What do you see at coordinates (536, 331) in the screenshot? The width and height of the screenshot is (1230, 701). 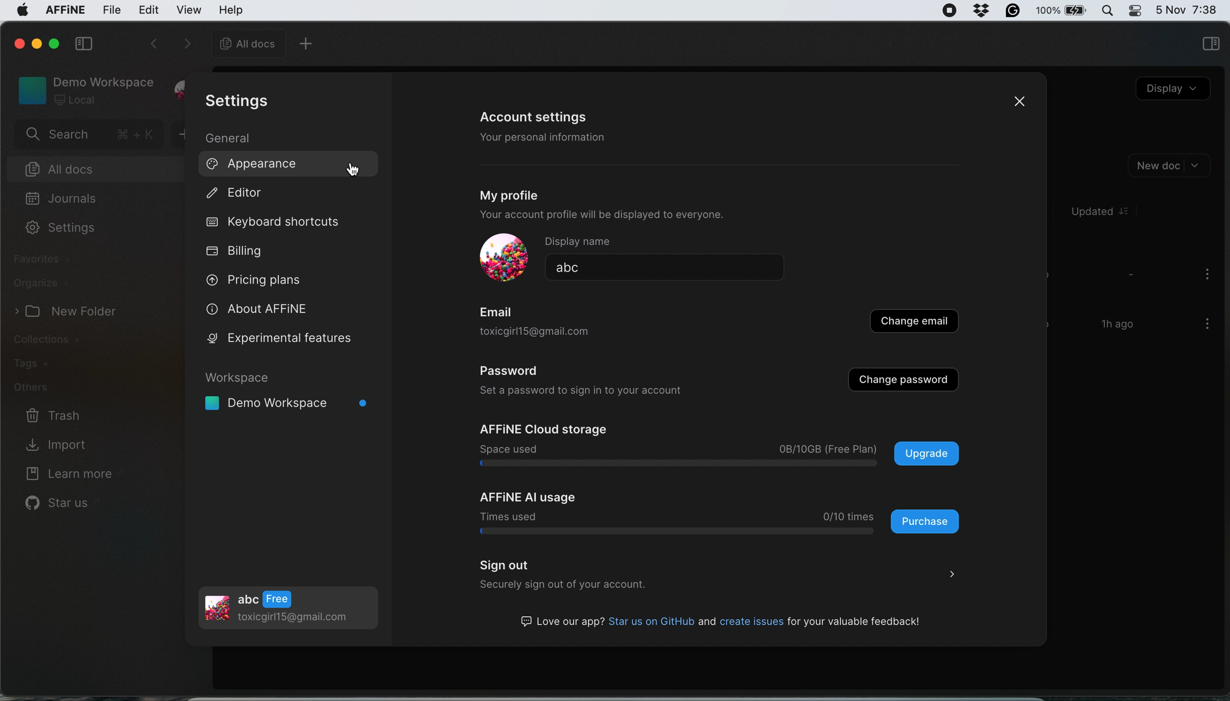 I see `OXICOITTHTOWLUITIall. COI` at bounding box center [536, 331].